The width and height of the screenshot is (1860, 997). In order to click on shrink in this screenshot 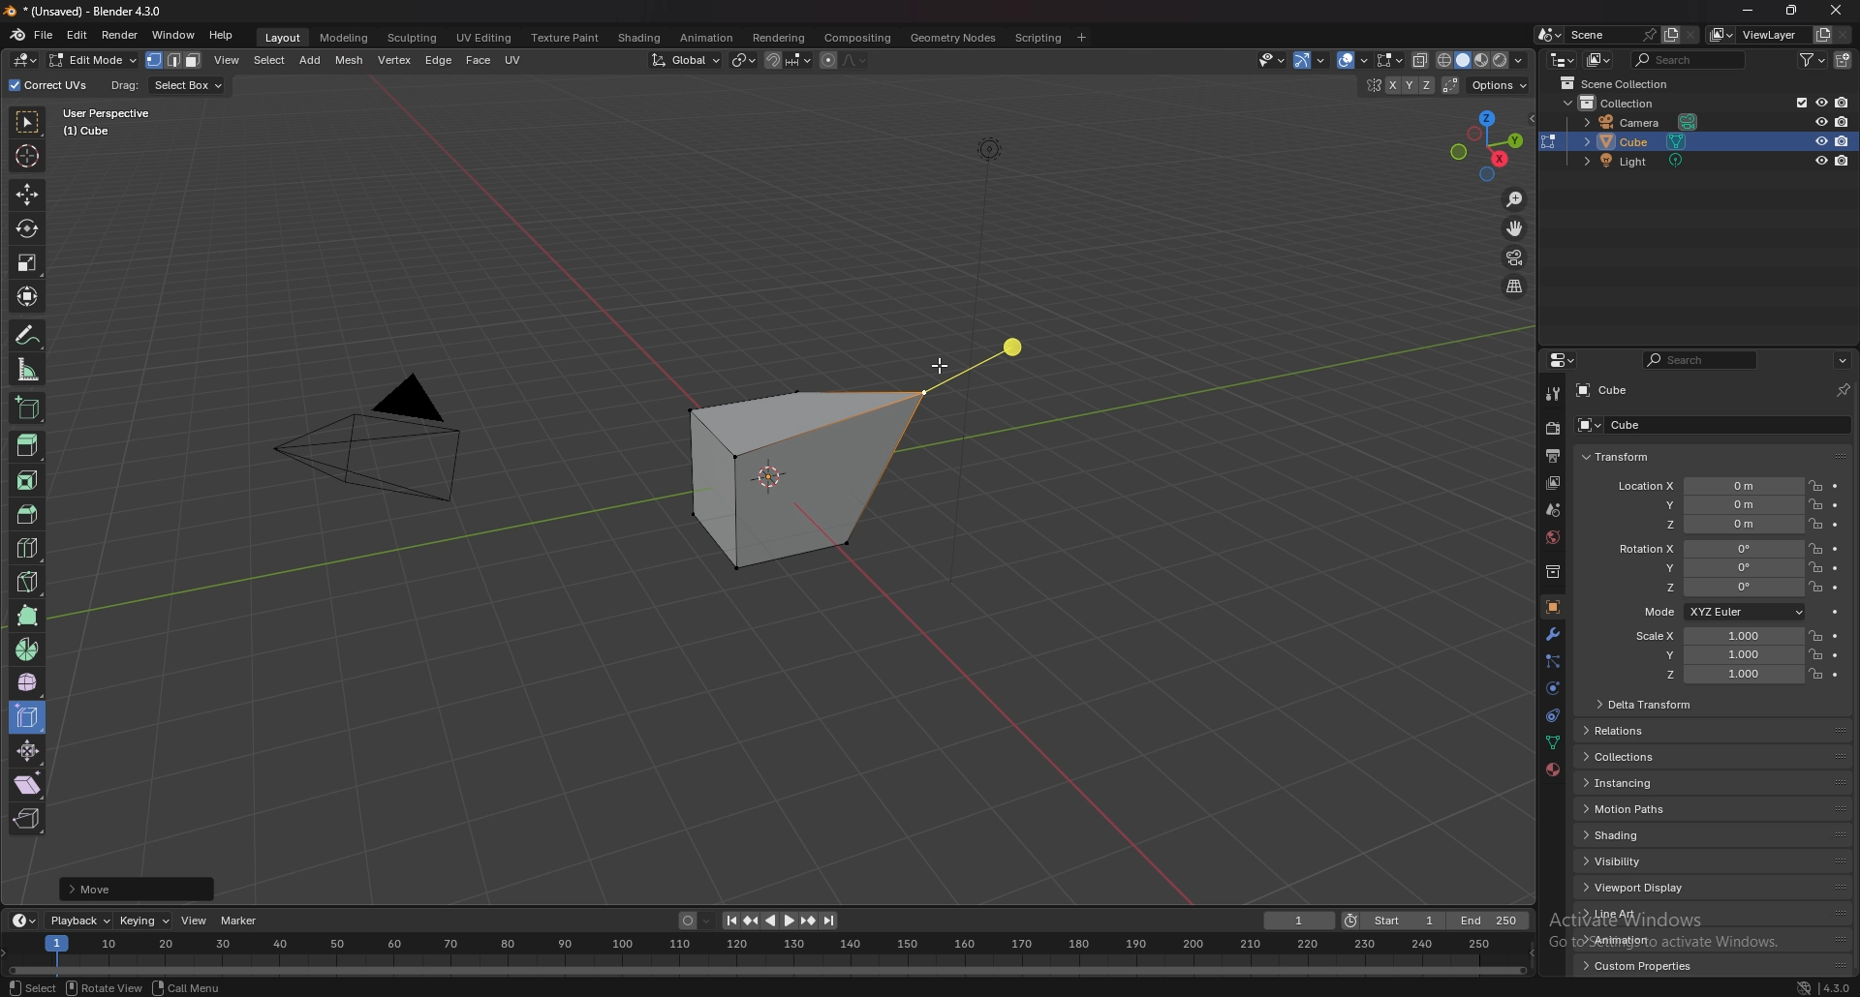, I will do `click(28, 750)`.